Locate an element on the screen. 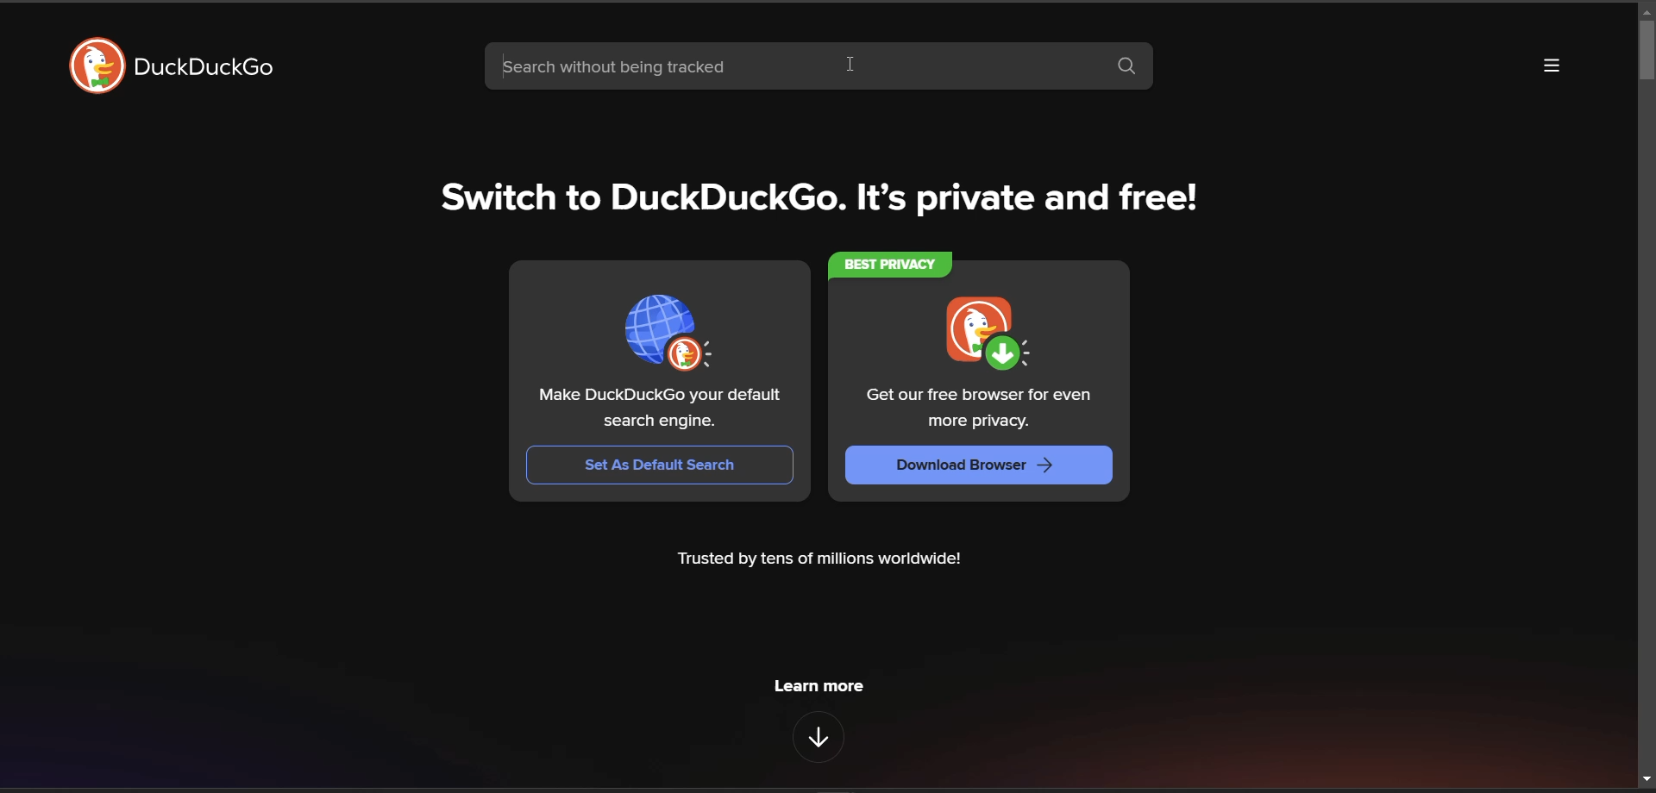  best privacy is located at coordinates (888, 266).